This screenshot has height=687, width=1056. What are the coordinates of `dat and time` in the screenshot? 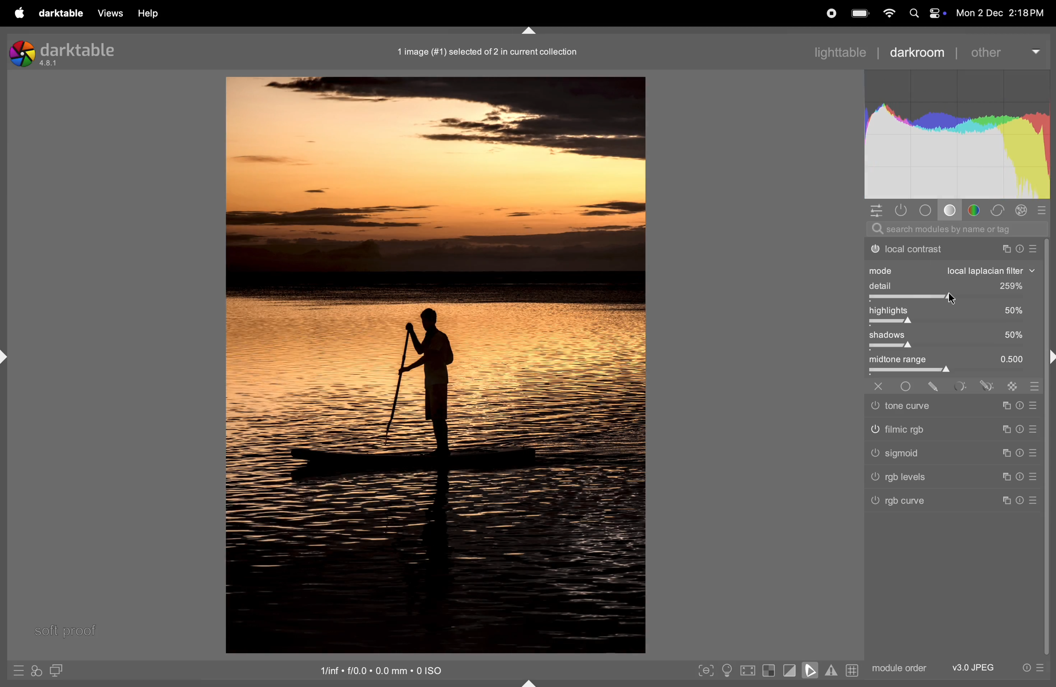 It's located at (1001, 13).